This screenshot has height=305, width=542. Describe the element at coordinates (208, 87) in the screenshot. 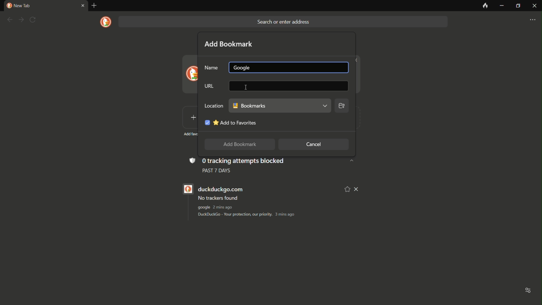

I see `URL` at that location.